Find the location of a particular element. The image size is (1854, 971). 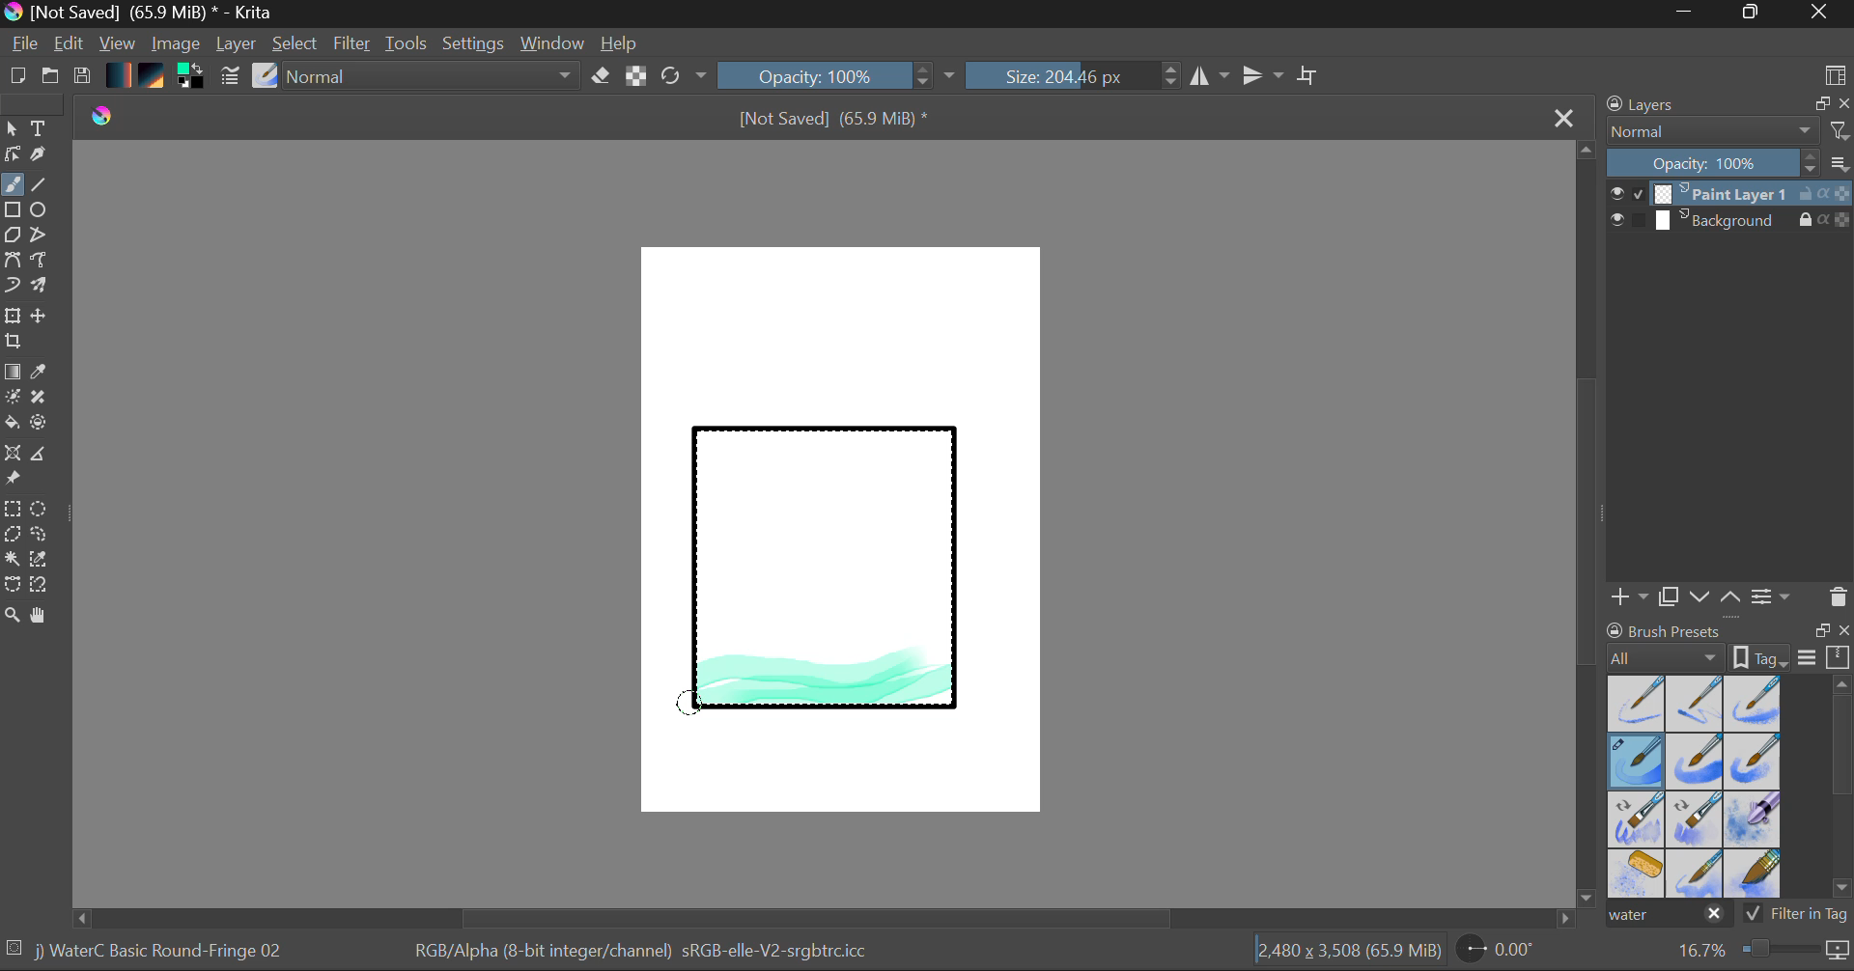

Window Title is located at coordinates (141, 14).